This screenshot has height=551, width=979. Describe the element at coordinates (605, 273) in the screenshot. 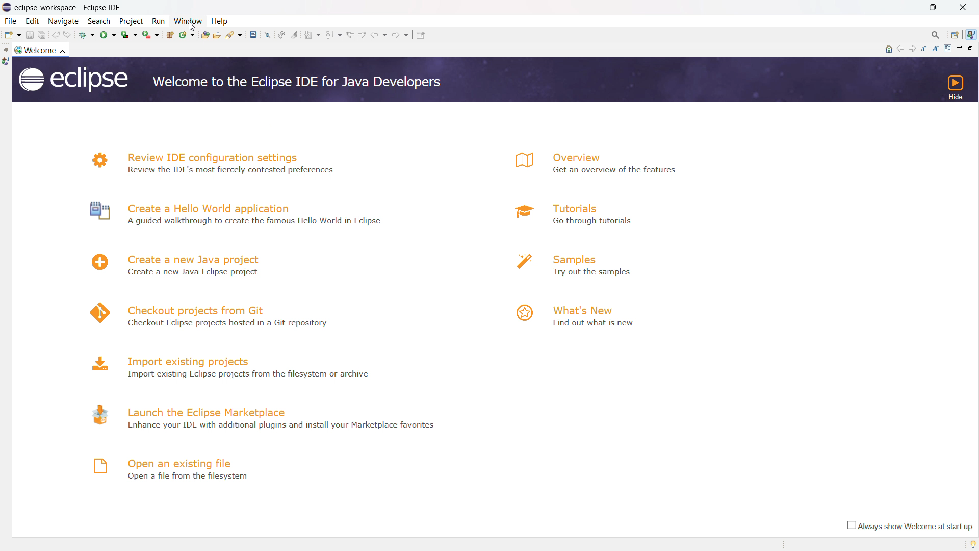

I see `Try out the samples` at that location.